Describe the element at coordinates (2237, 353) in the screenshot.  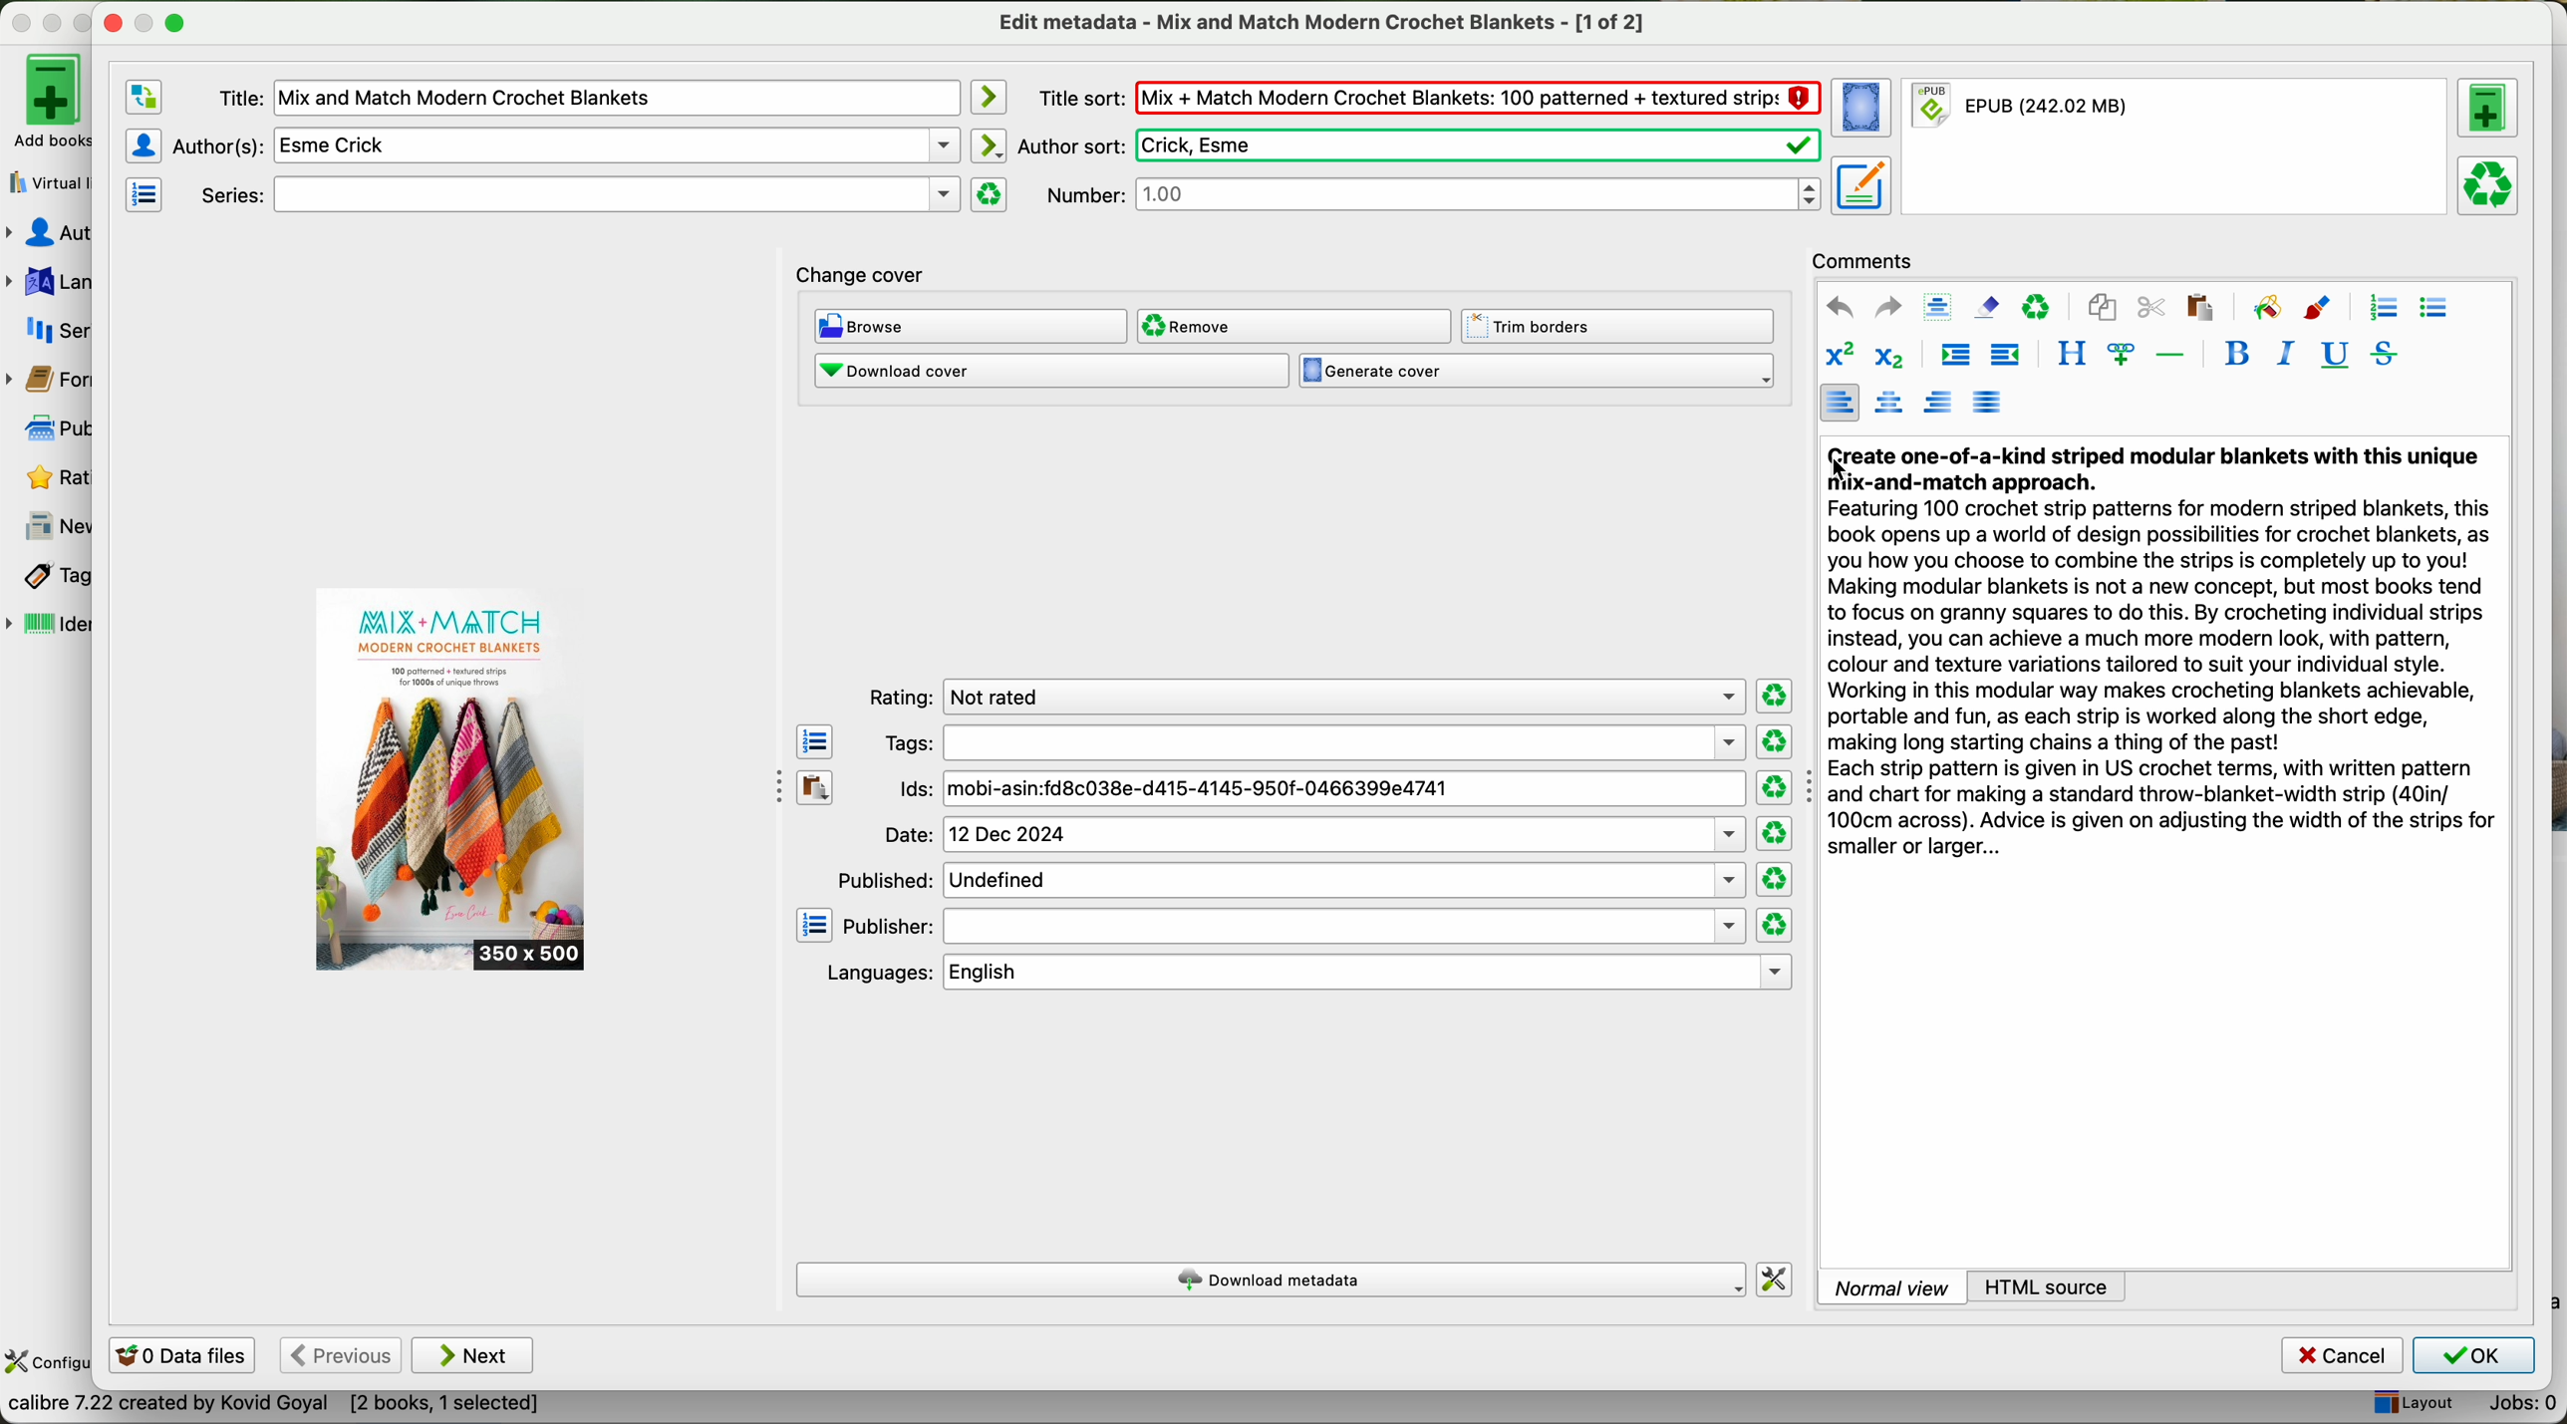
I see `bold` at that location.